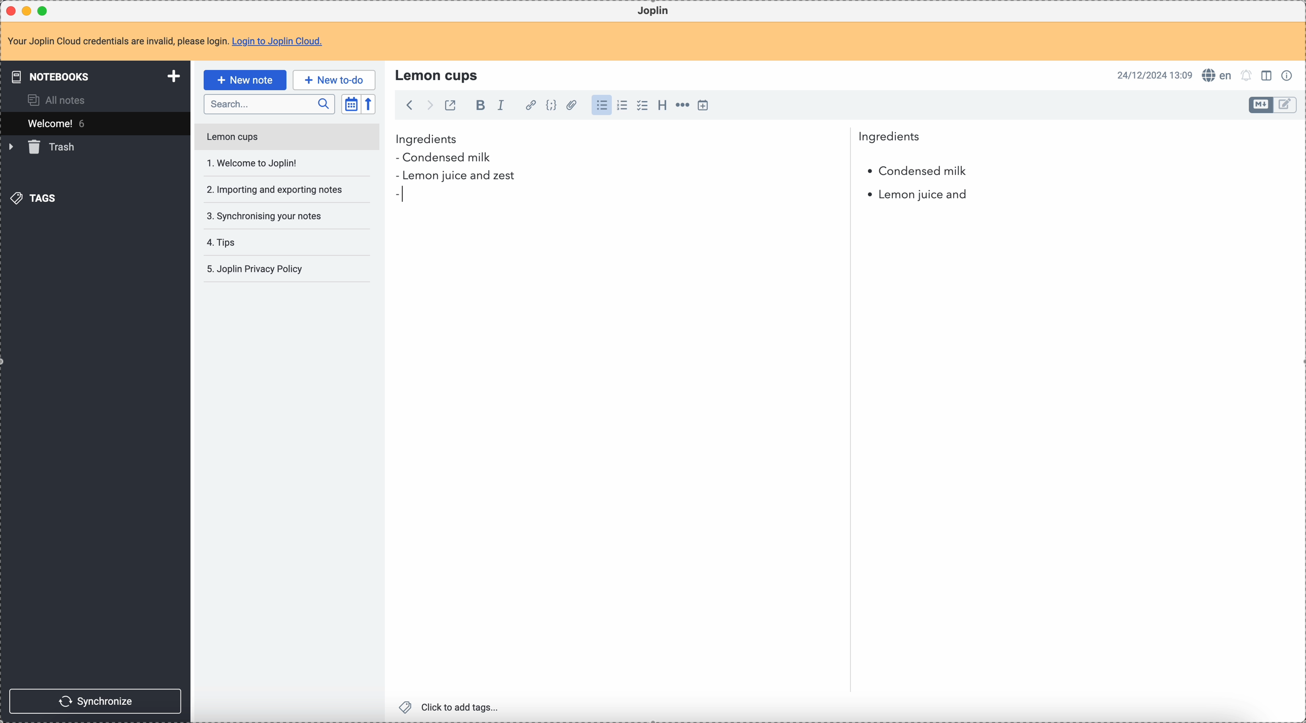  What do you see at coordinates (264, 215) in the screenshot?
I see `synchronising your notes` at bounding box center [264, 215].